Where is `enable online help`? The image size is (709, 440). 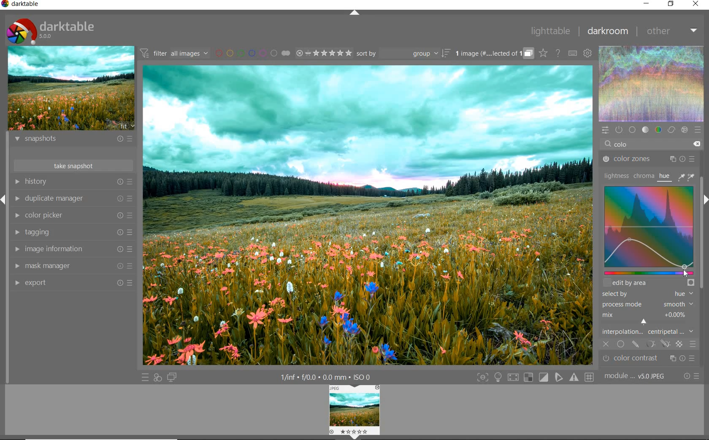
enable online help is located at coordinates (558, 54).